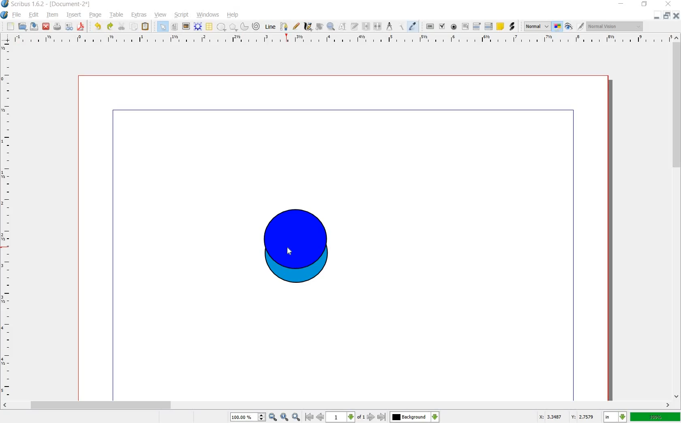 Image resolution: width=681 pixels, height=423 pixels. I want to click on print, so click(58, 27).